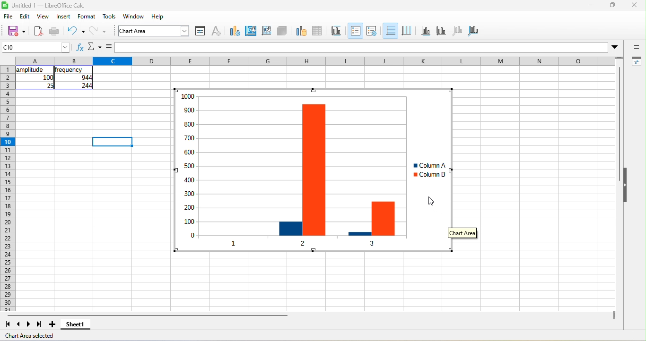  Describe the element at coordinates (591, 5) in the screenshot. I see `minimize` at that location.